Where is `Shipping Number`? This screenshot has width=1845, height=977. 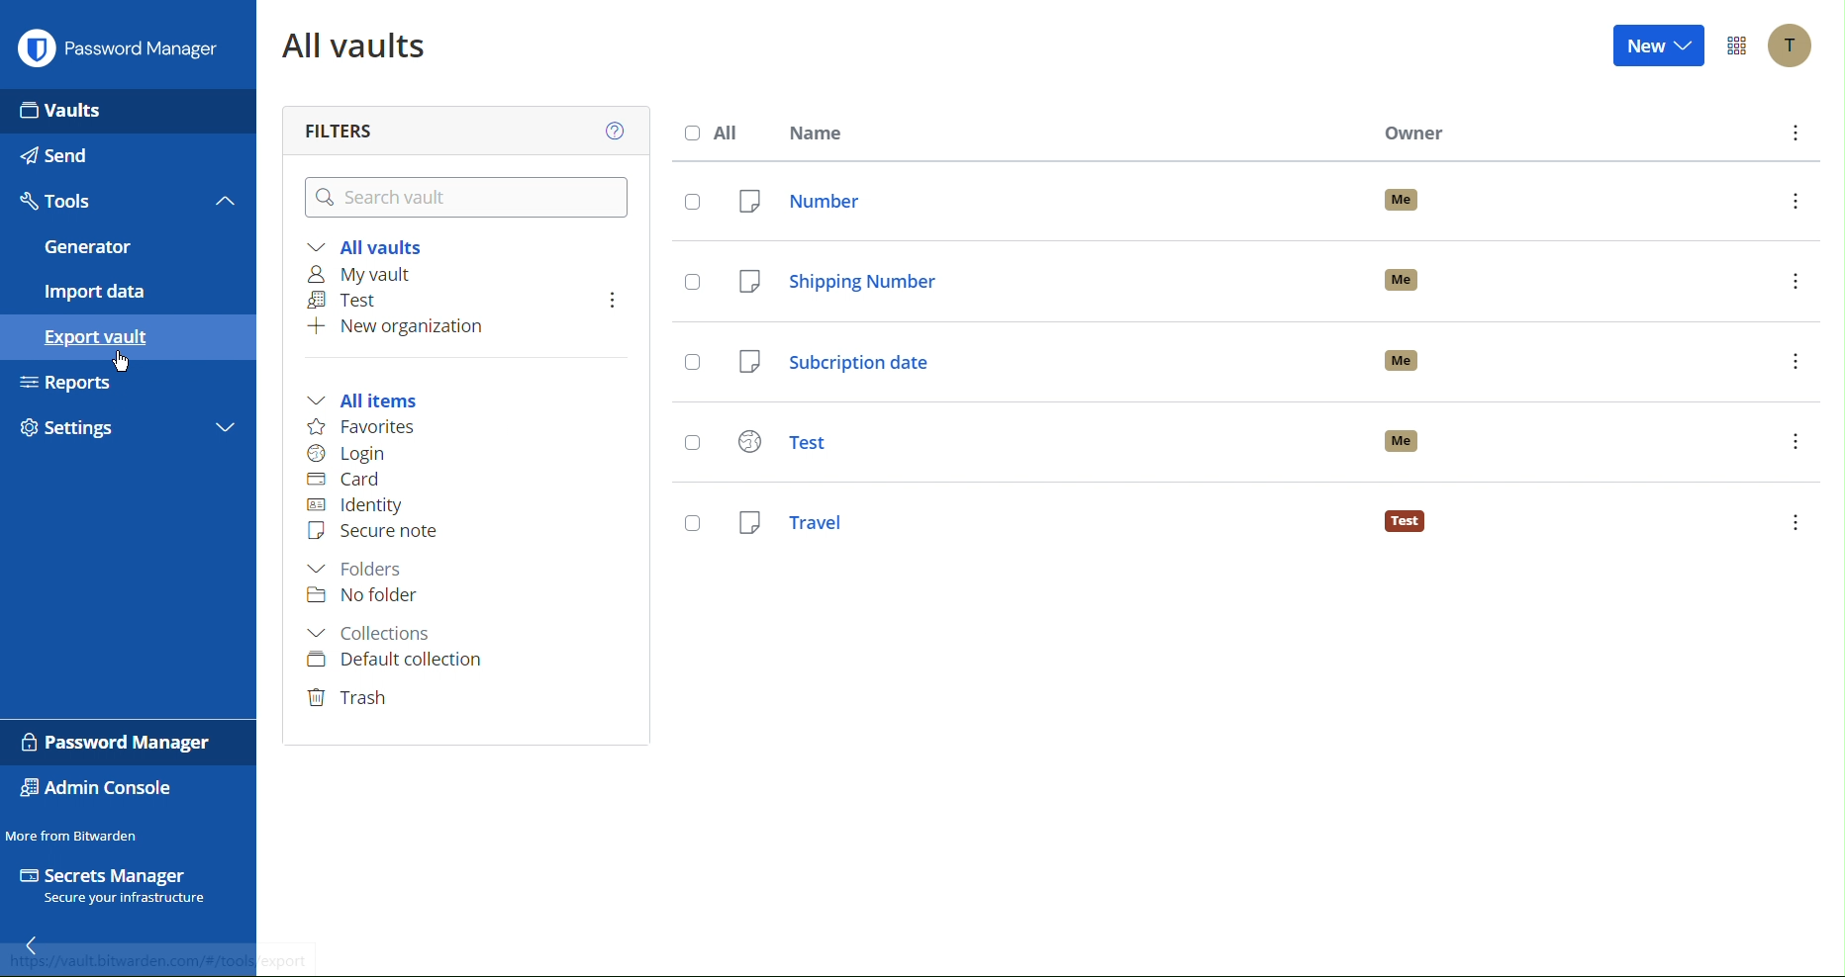
Shipping Number is located at coordinates (1079, 277).